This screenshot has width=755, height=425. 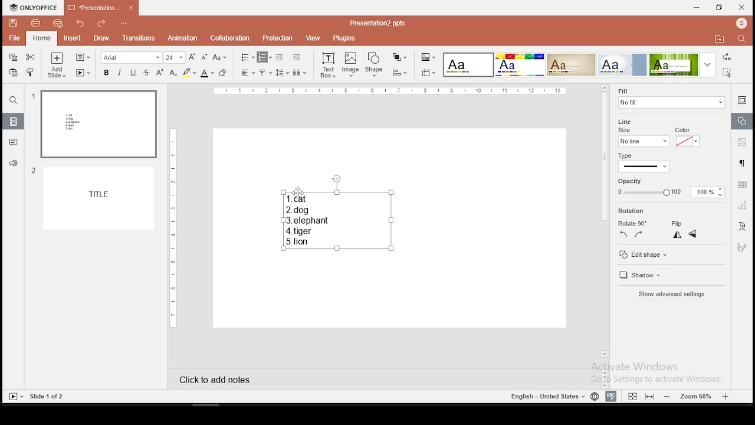 I want to click on save, so click(x=13, y=22).